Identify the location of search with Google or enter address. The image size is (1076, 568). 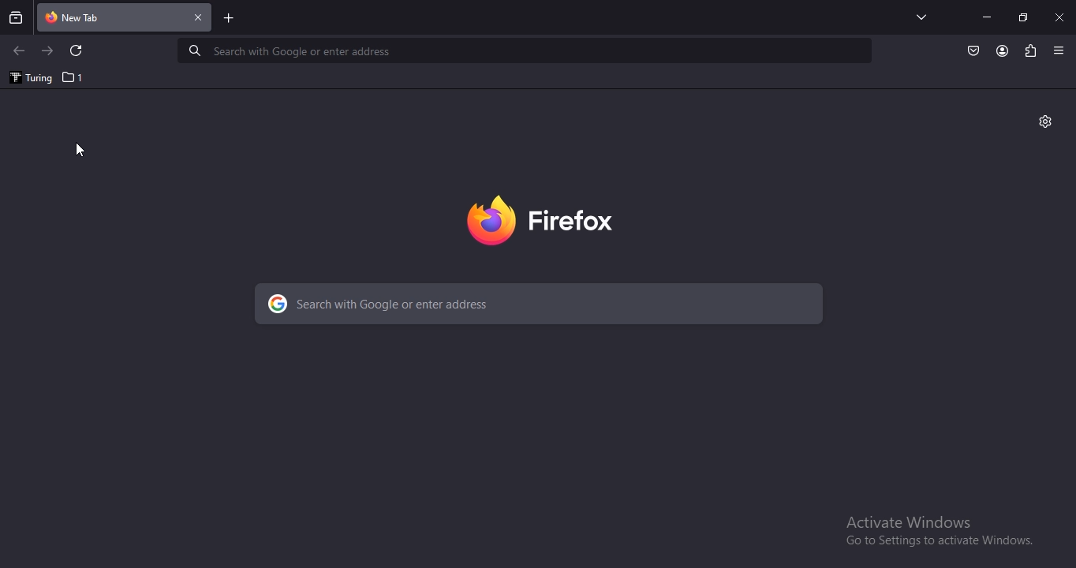
(447, 301).